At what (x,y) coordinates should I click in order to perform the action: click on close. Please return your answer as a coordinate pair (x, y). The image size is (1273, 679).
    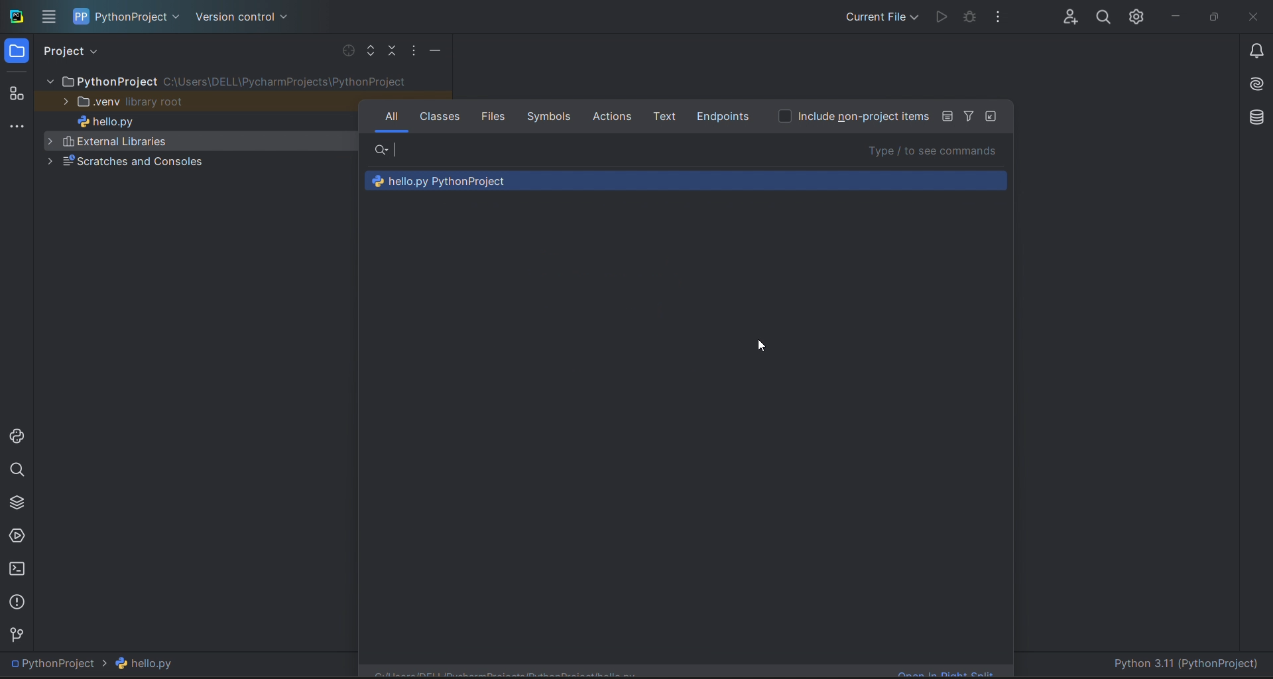
    Looking at the image, I should click on (1252, 13).